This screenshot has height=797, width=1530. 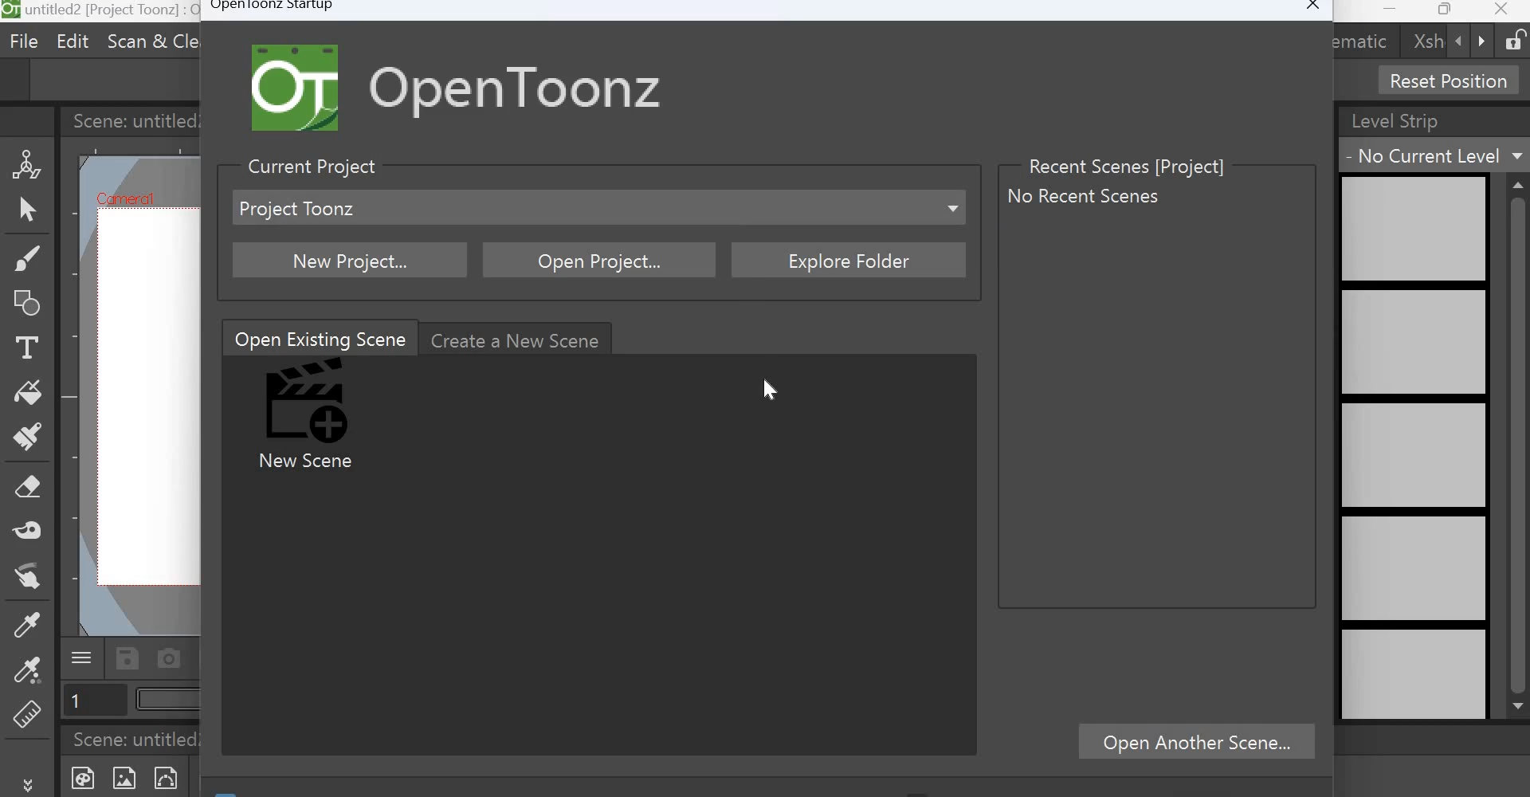 I want to click on New Toonz Raster Level, so click(x=80, y=776).